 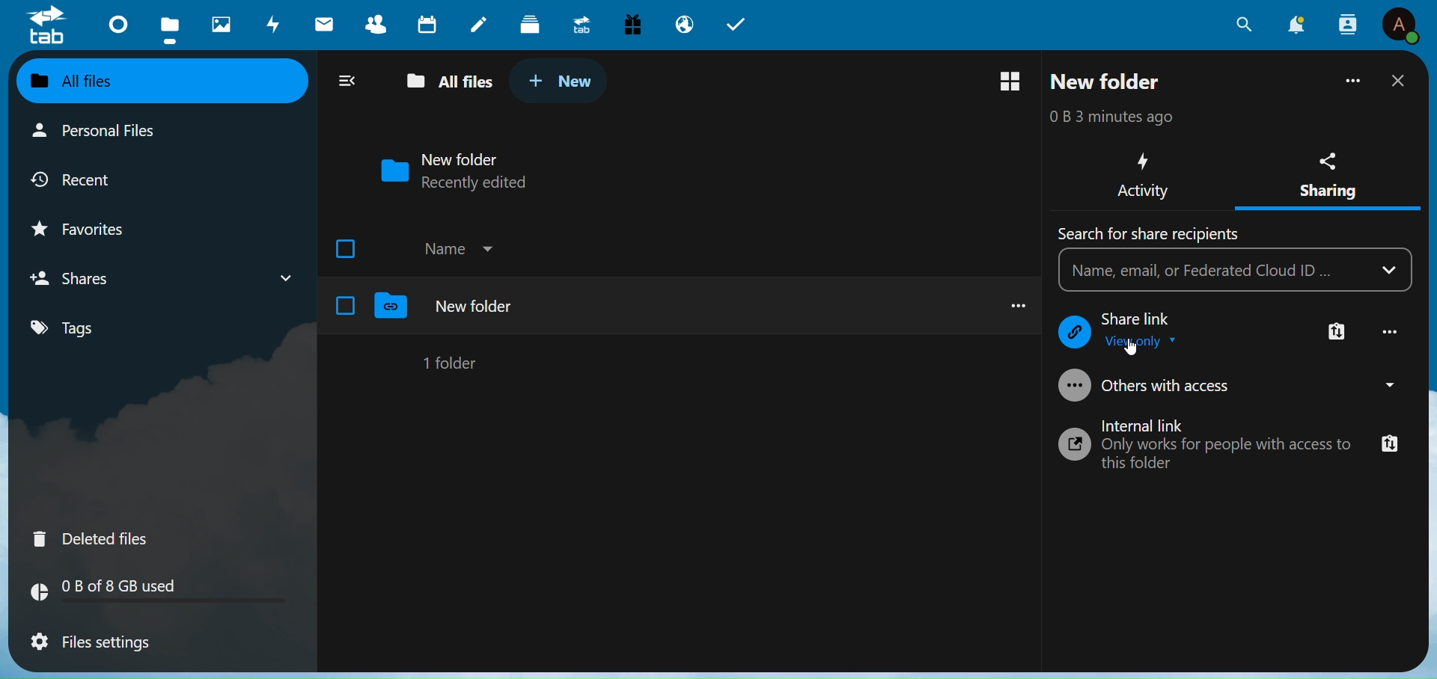 What do you see at coordinates (100, 536) in the screenshot?
I see `Deleted FIles` at bounding box center [100, 536].